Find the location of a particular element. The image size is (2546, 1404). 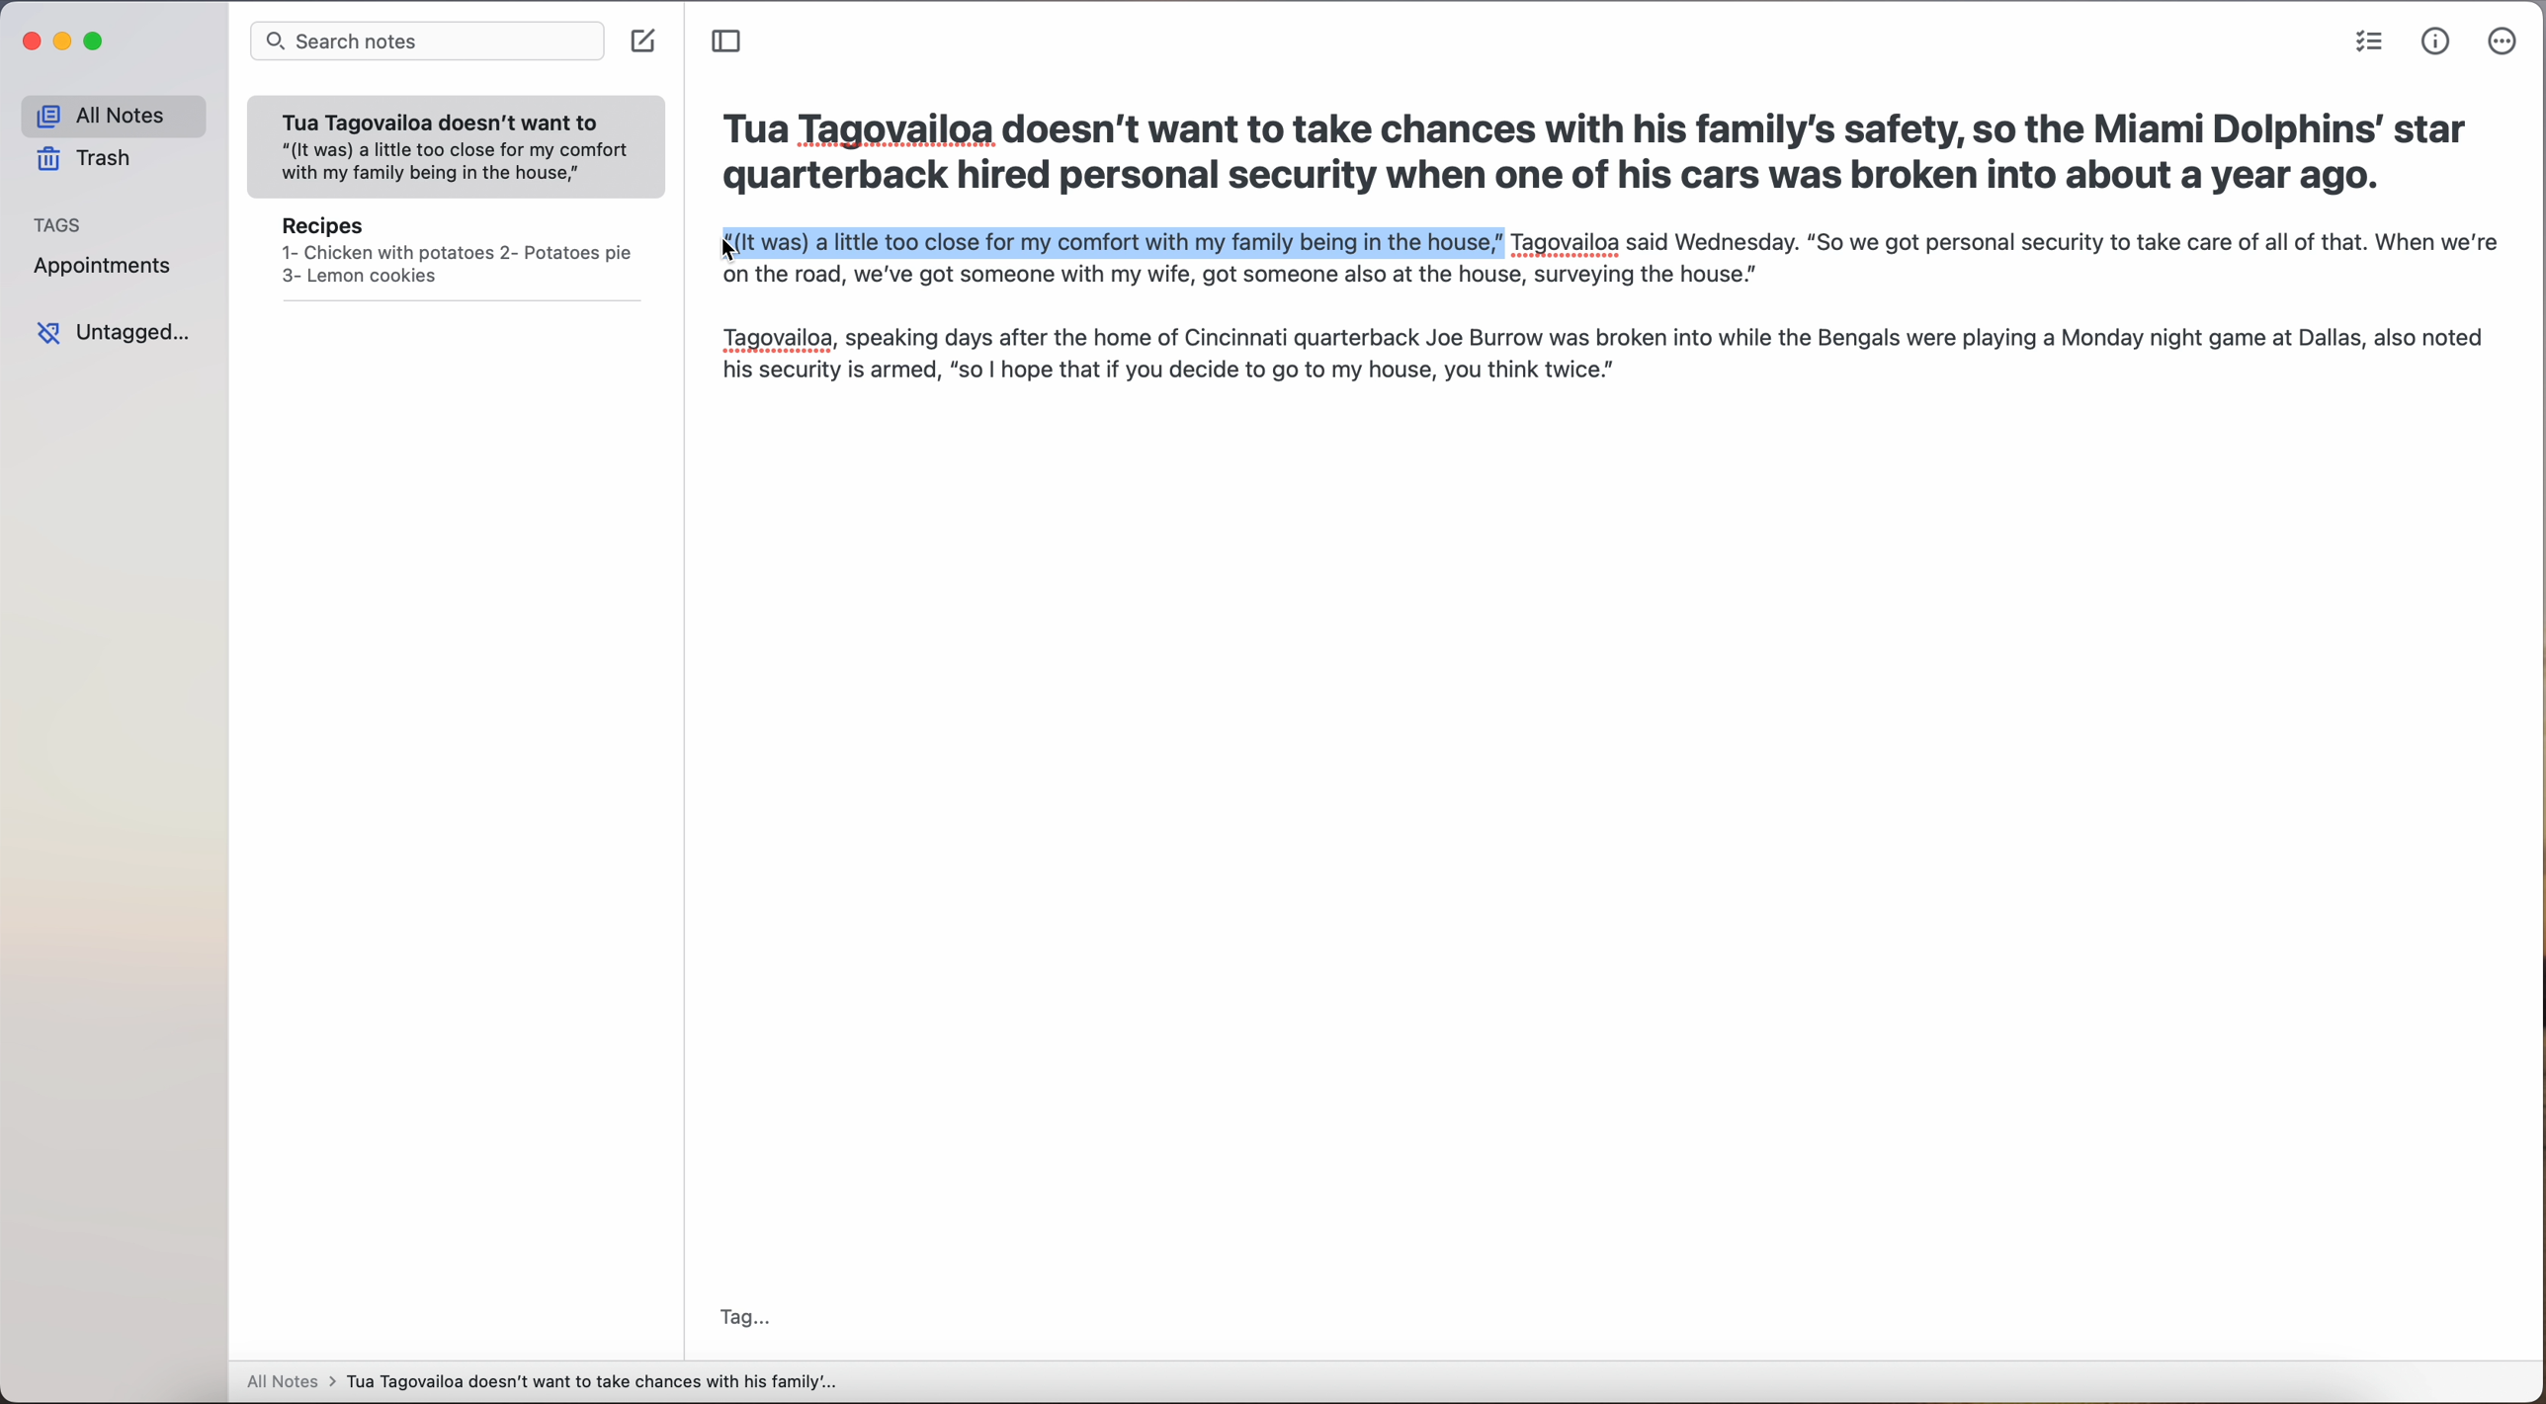

metrics is located at coordinates (2436, 42).